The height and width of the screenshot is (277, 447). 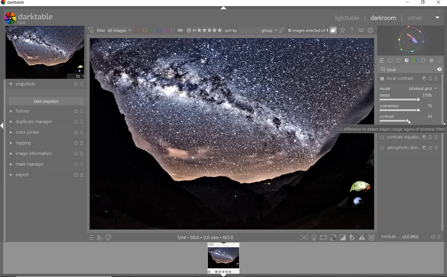 I want to click on DARKROOM, so click(x=385, y=19).